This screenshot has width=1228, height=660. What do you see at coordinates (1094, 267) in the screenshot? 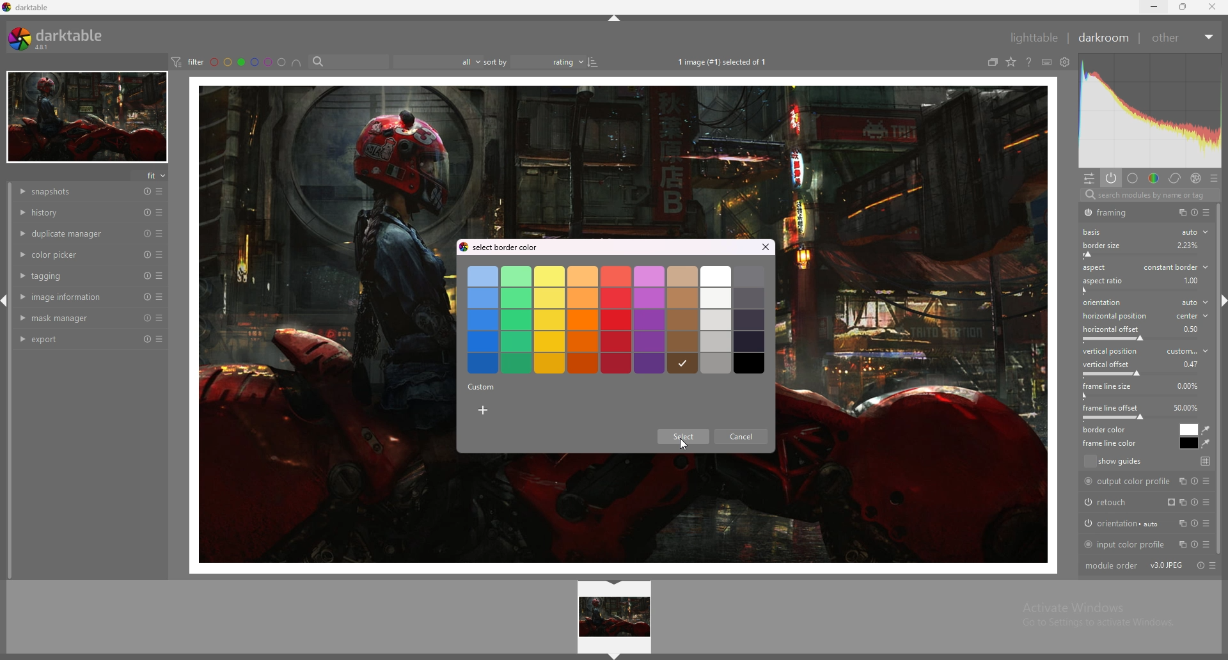
I see `aspect` at bounding box center [1094, 267].